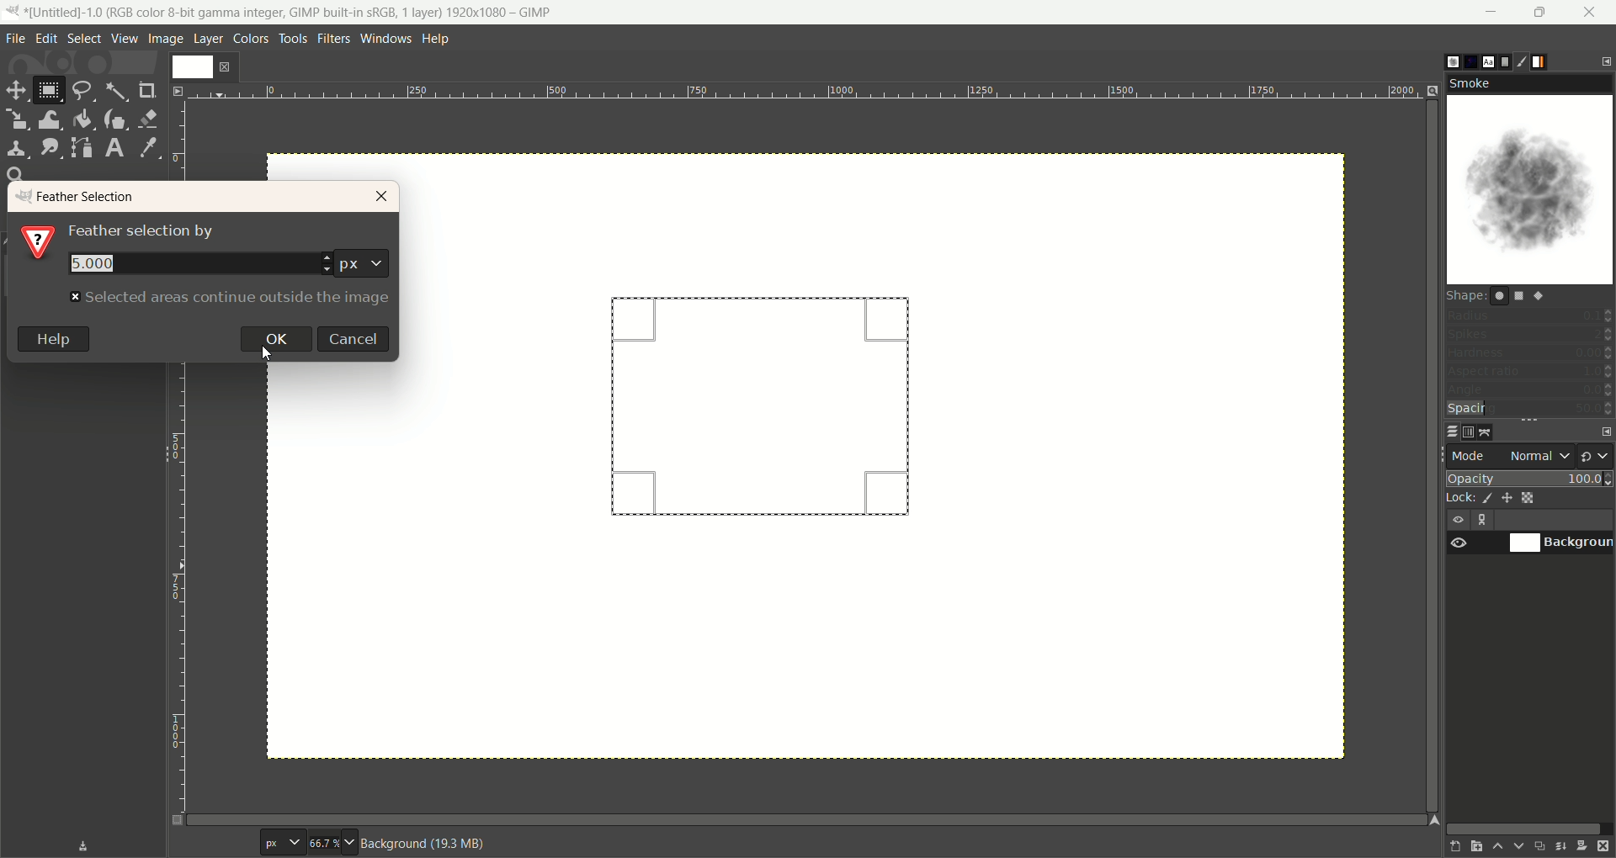  Describe the element at coordinates (1530, 373) in the screenshot. I see `aspect ratio` at that location.